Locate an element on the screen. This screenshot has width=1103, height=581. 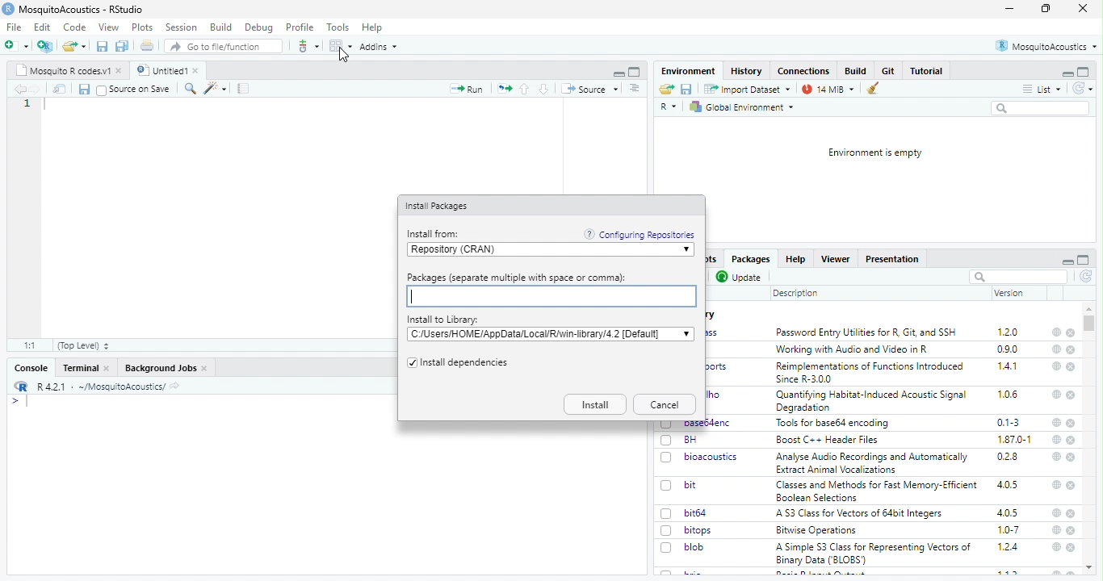
Bitwise Operations is located at coordinates (818, 531).